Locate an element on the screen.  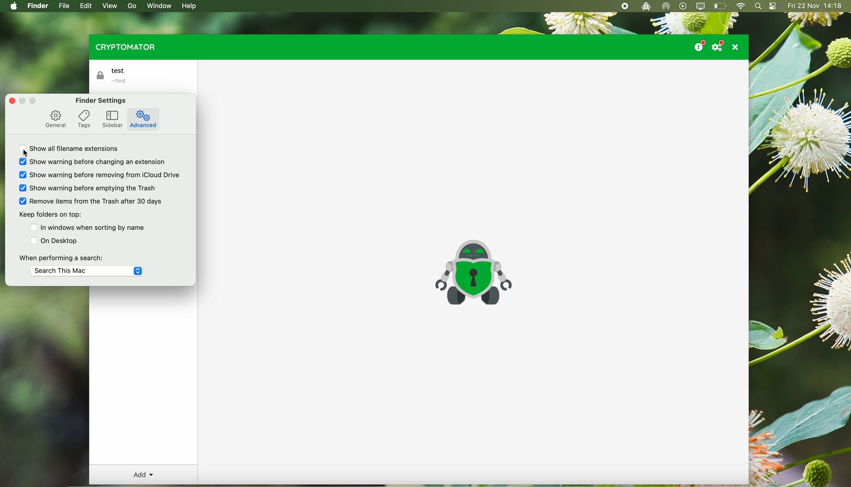
when performing a search: is located at coordinates (61, 257).